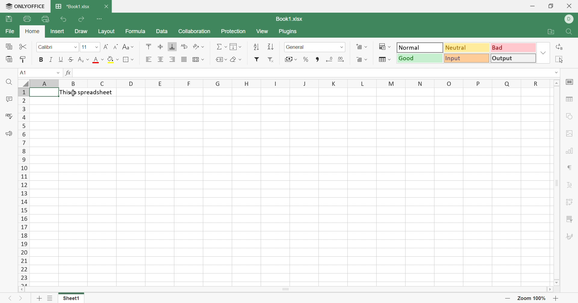  Describe the element at coordinates (23, 46) in the screenshot. I see `Cut` at that location.